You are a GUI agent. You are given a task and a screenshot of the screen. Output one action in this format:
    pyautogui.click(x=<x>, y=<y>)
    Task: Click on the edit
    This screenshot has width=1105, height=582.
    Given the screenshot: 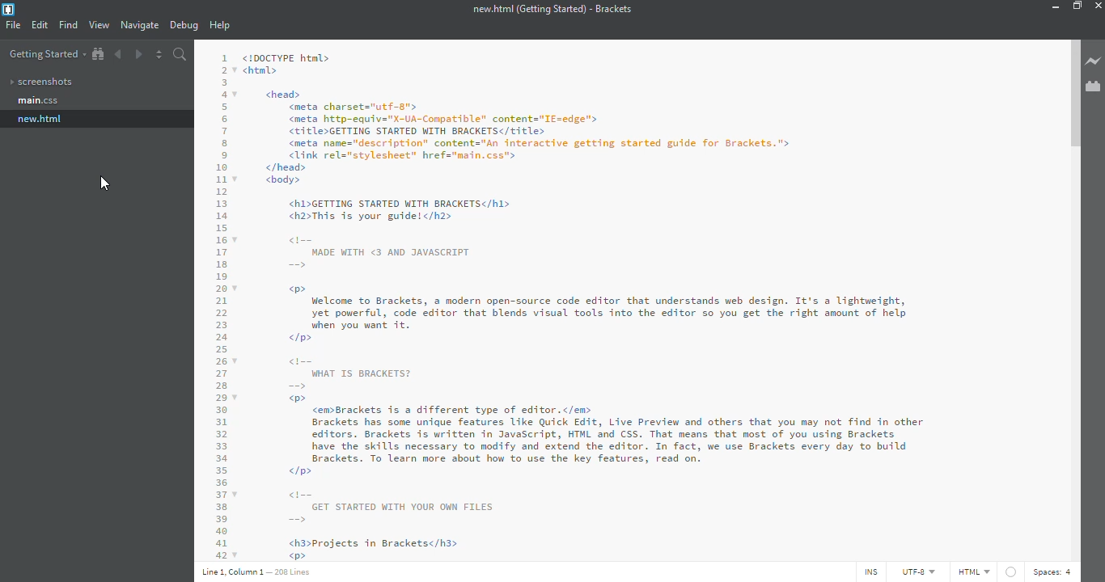 What is the action you would take?
    pyautogui.click(x=40, y=26)
    